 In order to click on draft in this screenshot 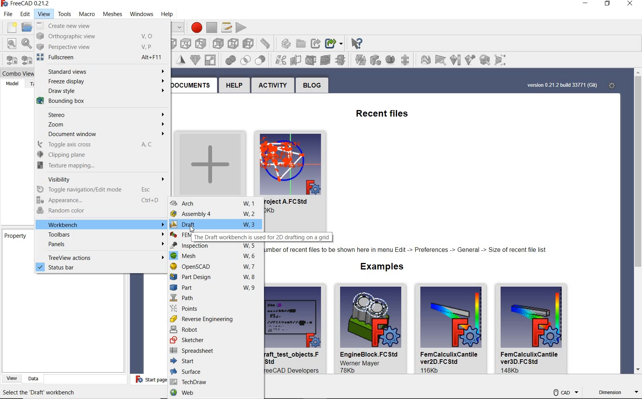, I will do `click(213, 225)`.